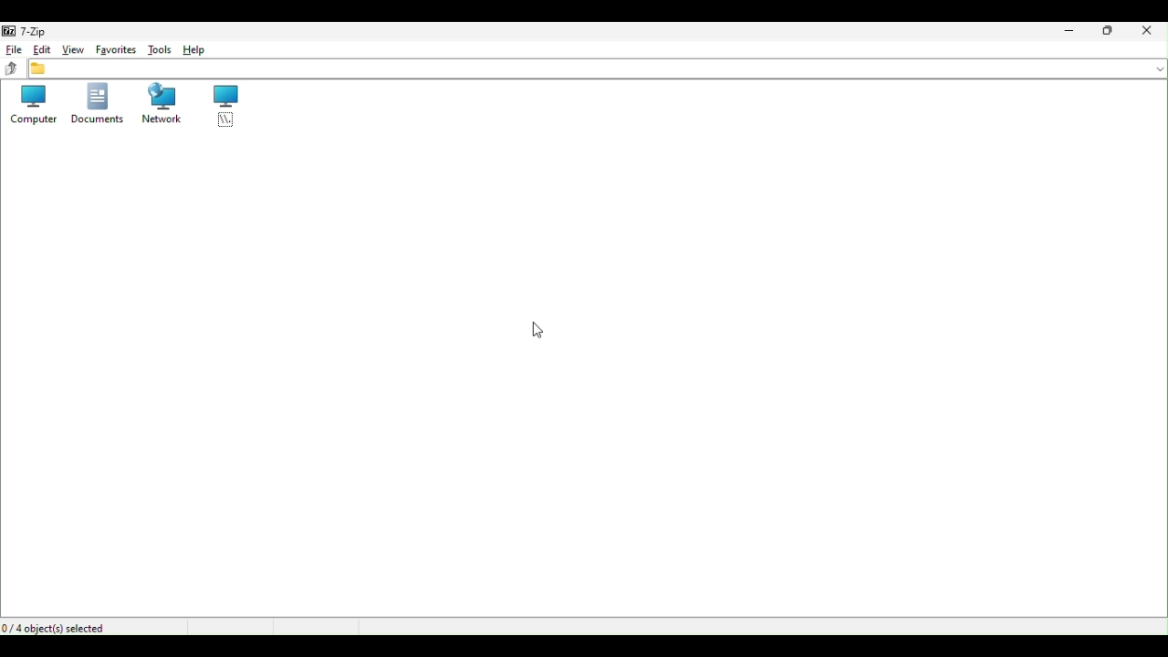  Describe the element at coordinates (115, 50) in the screenshot. I see `Favourite` at that location.